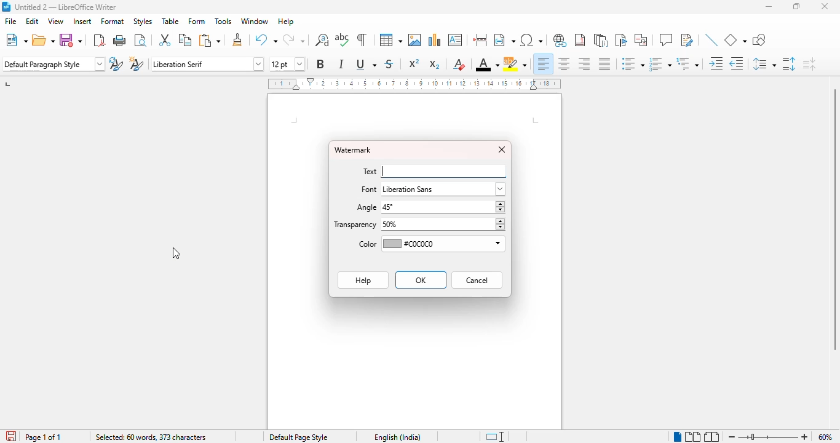 The image size is (840, 443). Describe the element at coordinates (788, 64) in the screenshot. I see `increase paragraph spacing` at that location.